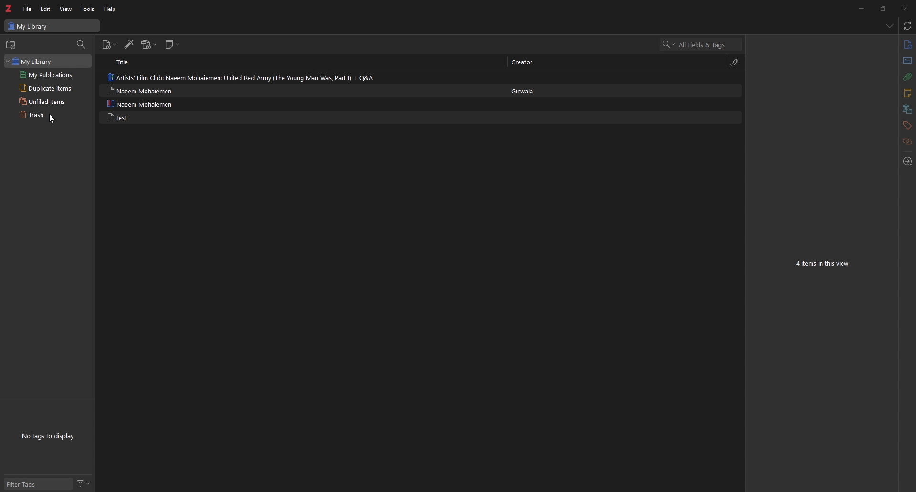 The width and height of the screenshot is (916, 492). I want to click on edit, so click(46, 9).